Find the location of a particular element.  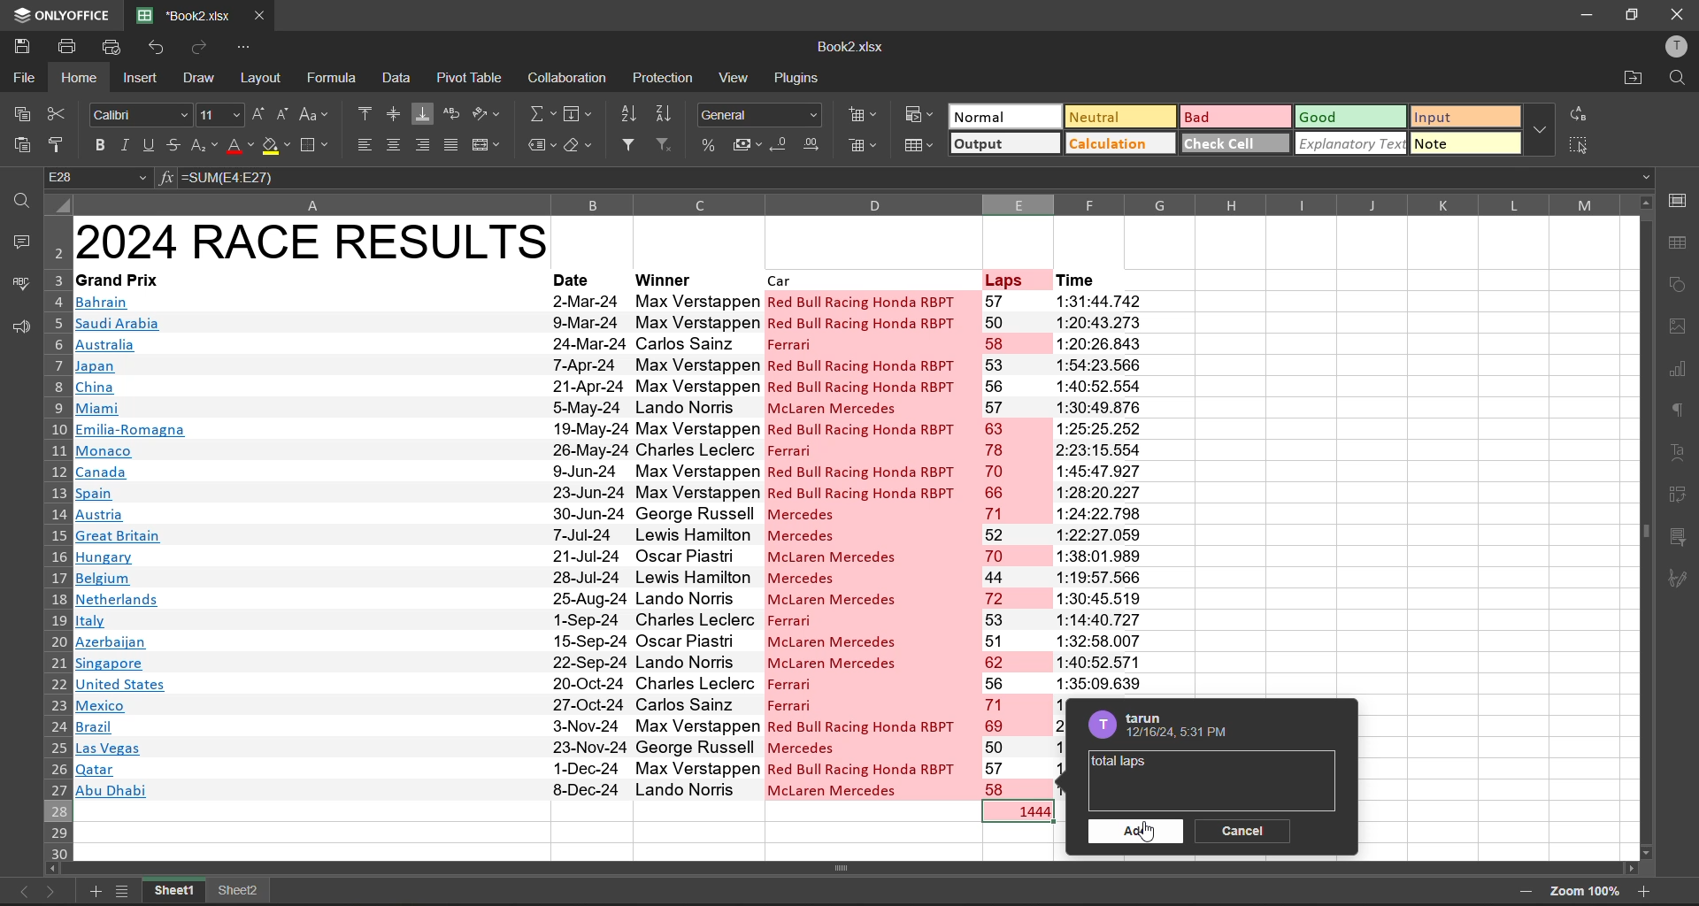

insert cells is located at coordinates (866, 117).